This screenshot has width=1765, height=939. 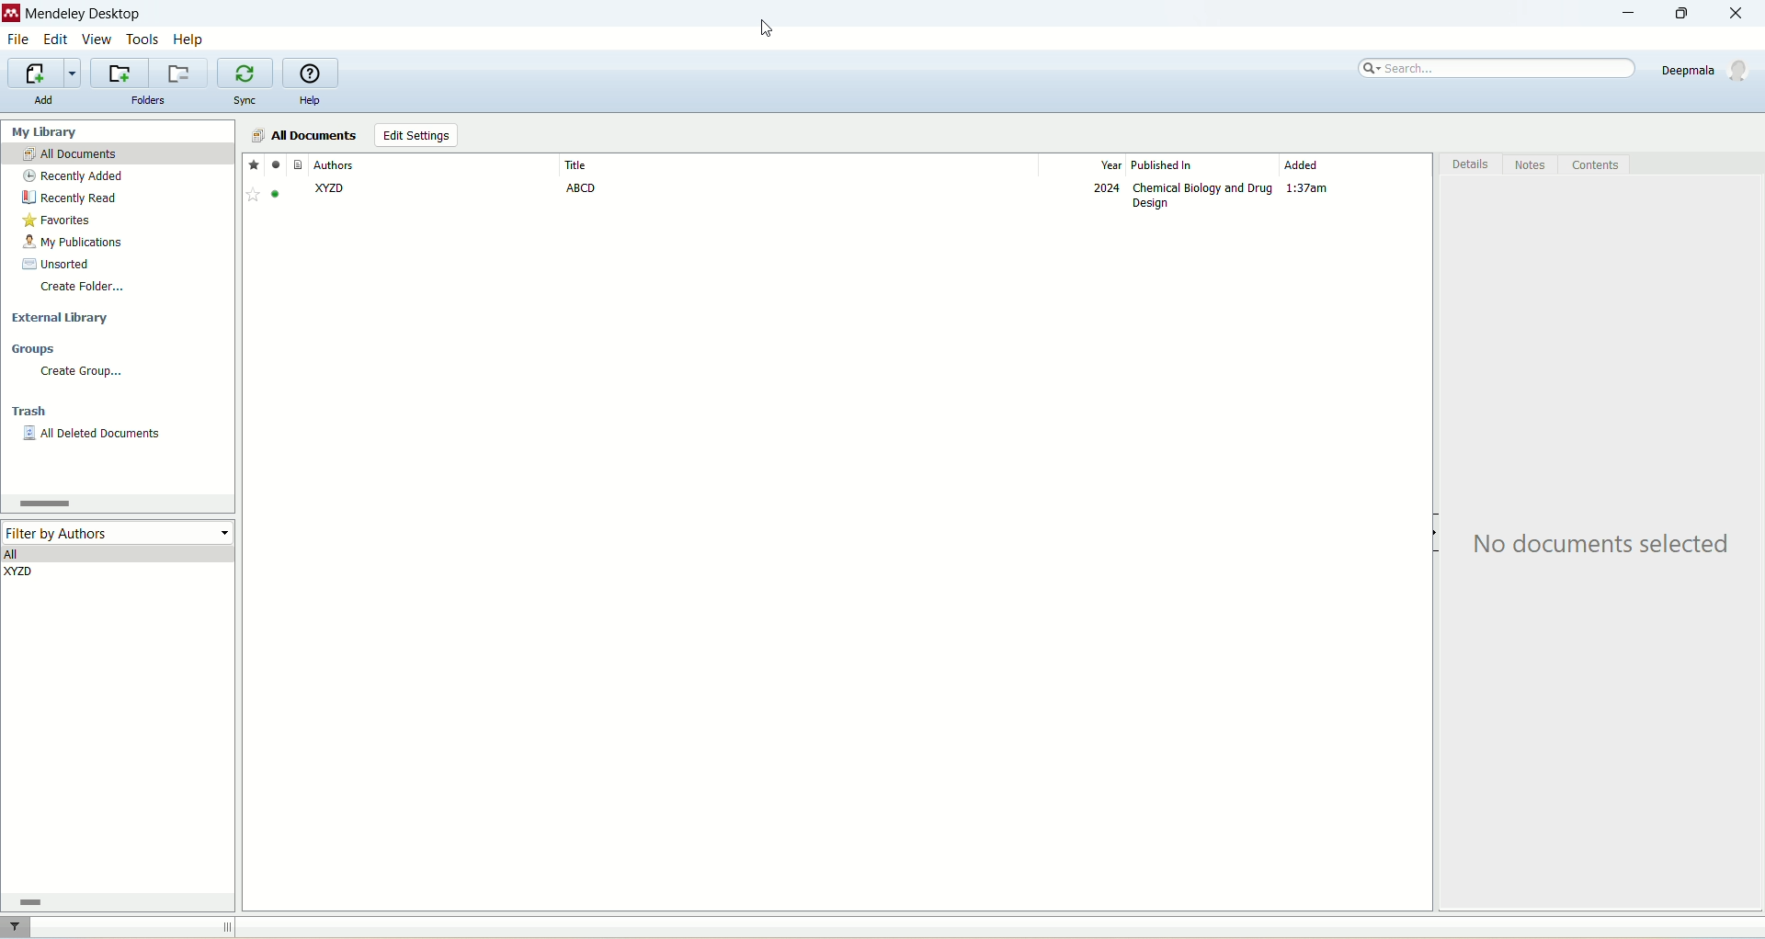 I want to click on sync, so click(x=247, y=101).